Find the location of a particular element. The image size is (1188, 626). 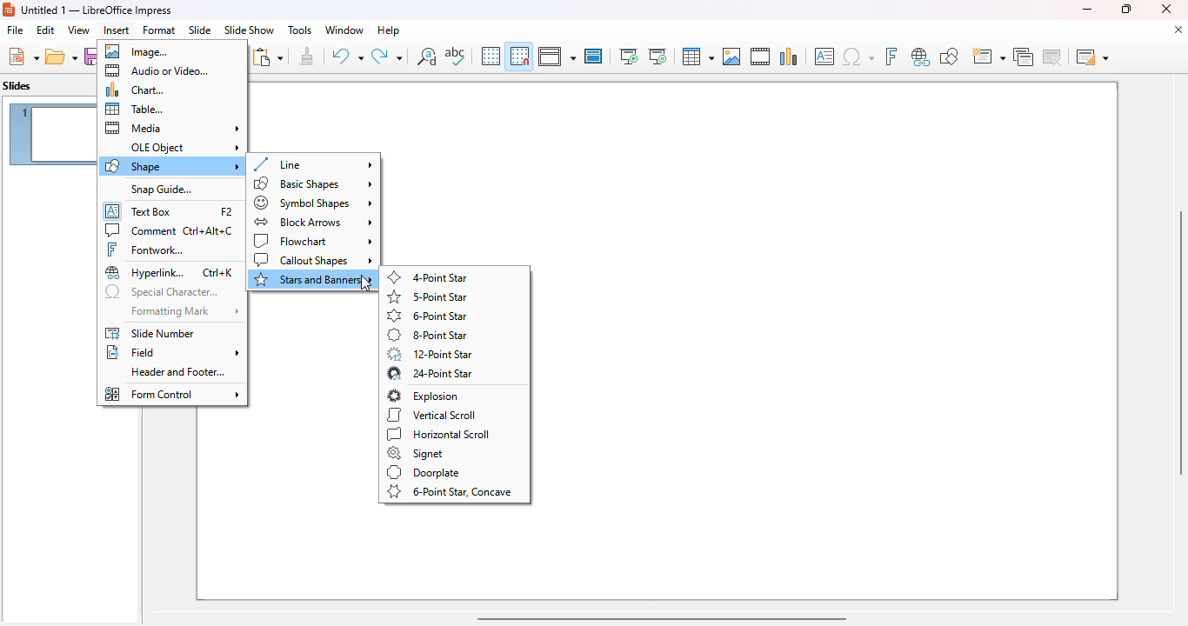

save is located at coordinates (90, 57).